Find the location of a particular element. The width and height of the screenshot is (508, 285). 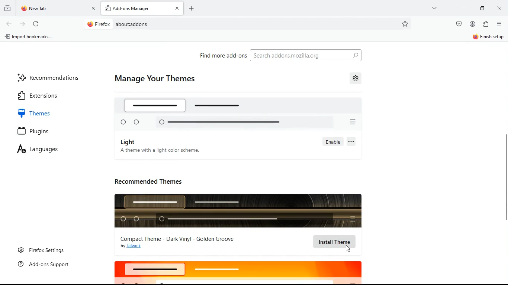

more is located at coordinates (435, 8).